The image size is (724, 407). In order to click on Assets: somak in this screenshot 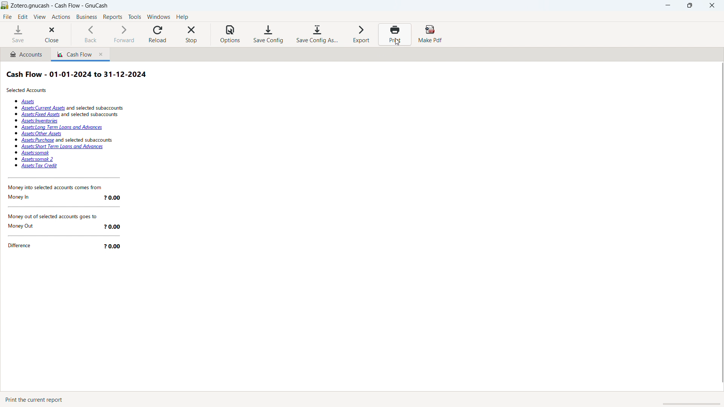, I will do `click(35, 153)`.